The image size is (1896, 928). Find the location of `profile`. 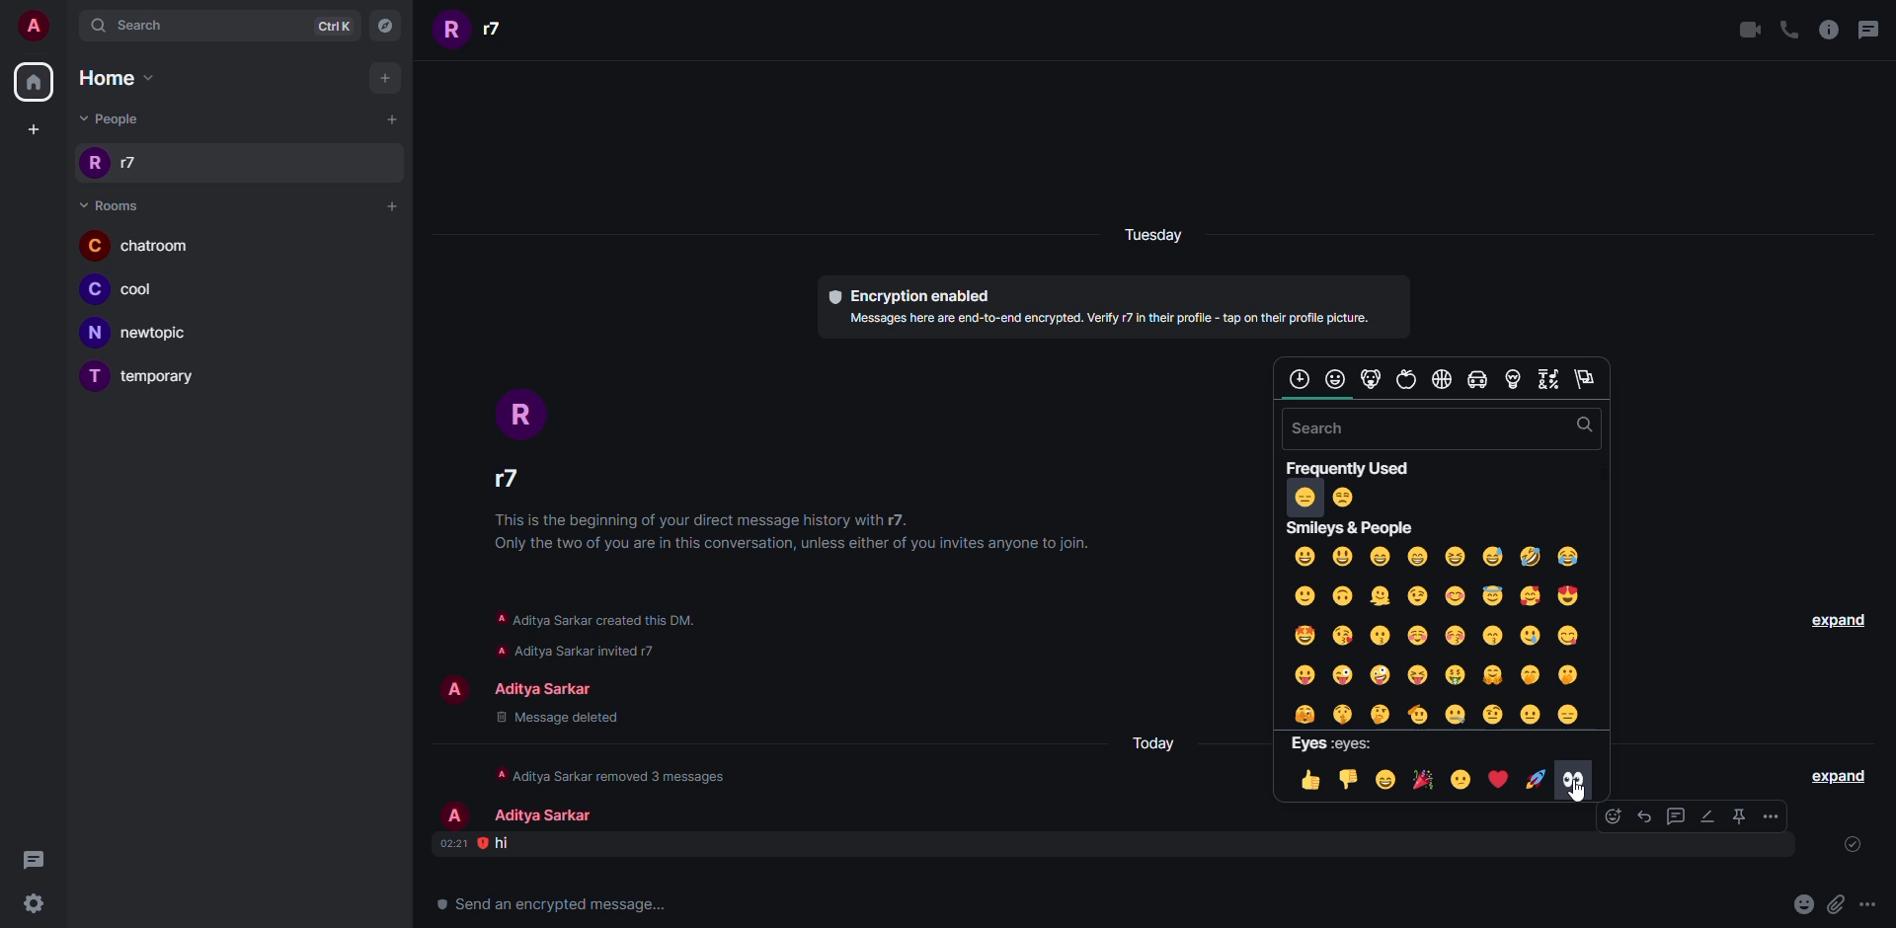

profile is located at coordinates (454, 815).